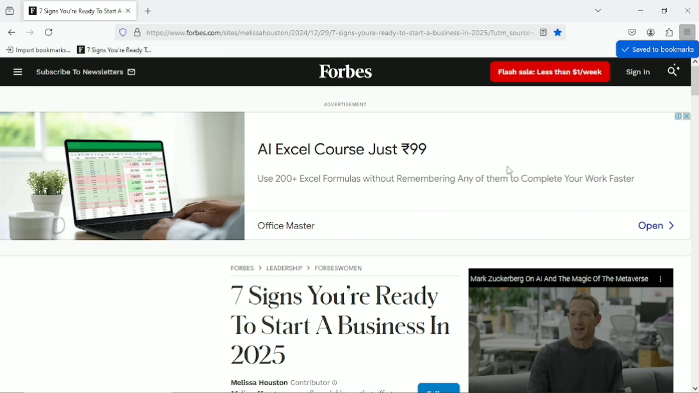 Image resolution: width=699 pixels, height=393 pixels. I want to click on Saved to bookmarks, so click(657, 51).